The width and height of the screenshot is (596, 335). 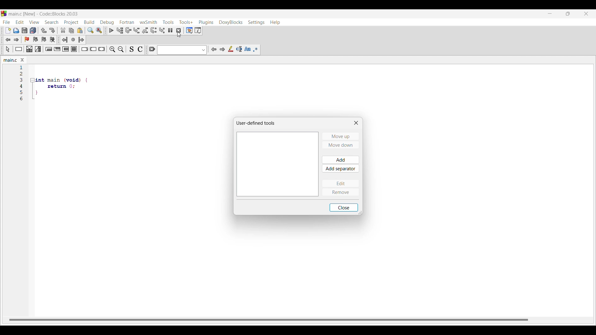 What do you see at coordinates (186, 22) in the screenshot?
I see `Tools+ menu` at bounding box center [186, 22].